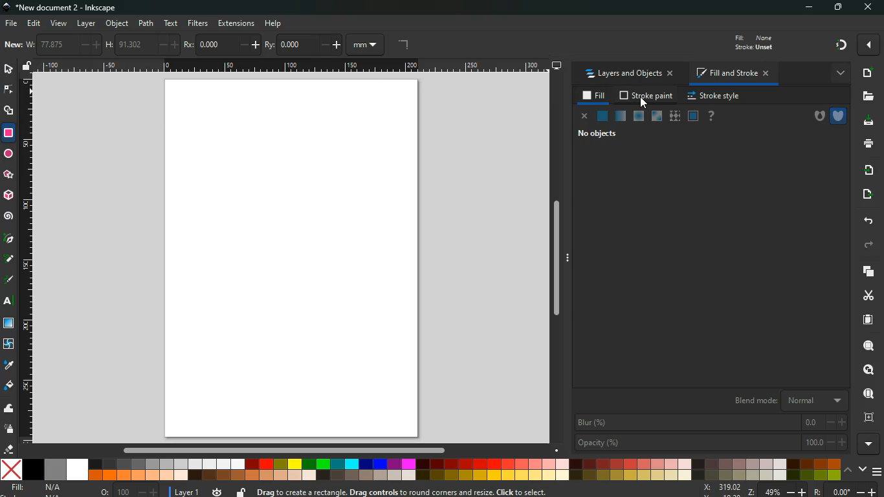 This screenshot has width=884, height=497. Describe the element at coordinates (552, 66) in the screenshot. I see `desktop` at that location.